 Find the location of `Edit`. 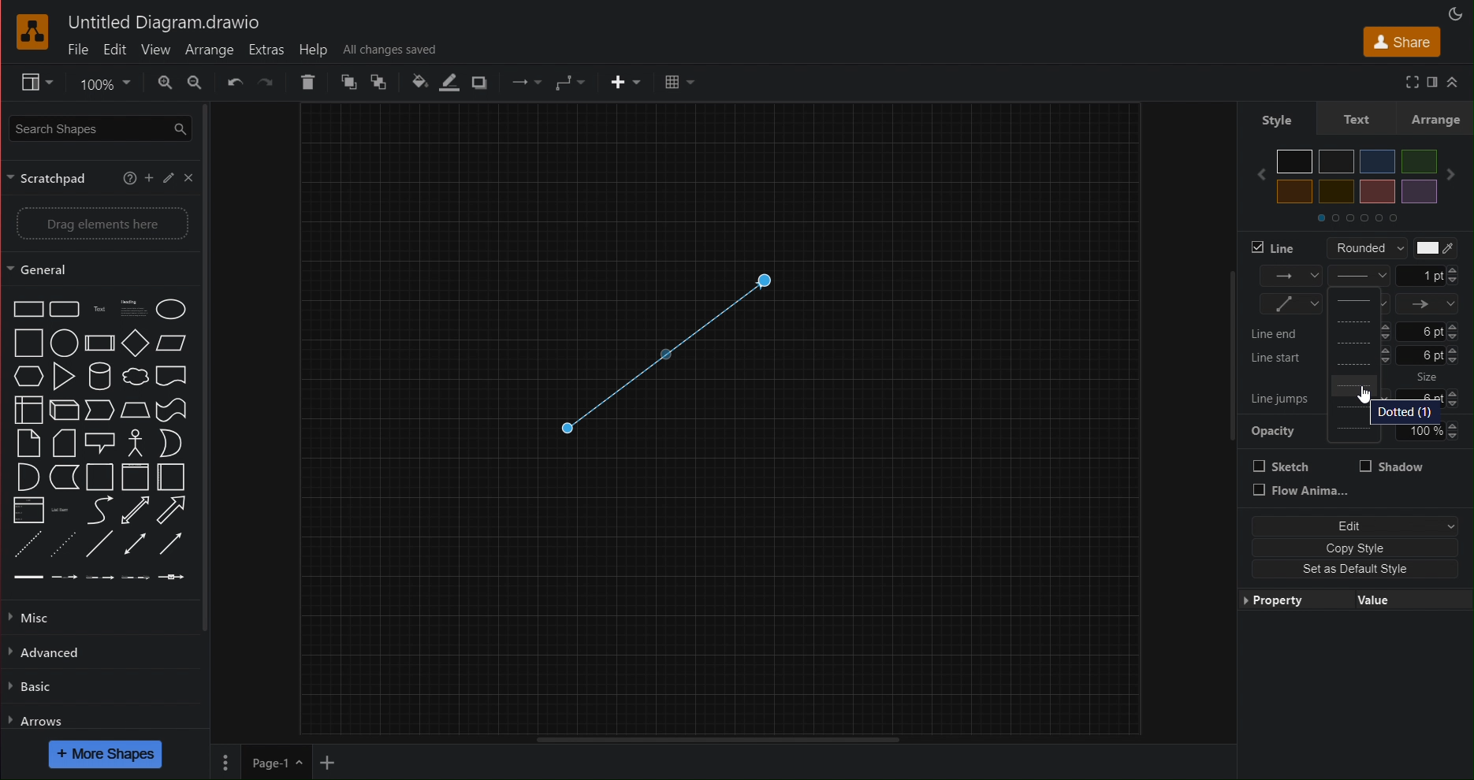

Edit is located at coordinates (167, 176).